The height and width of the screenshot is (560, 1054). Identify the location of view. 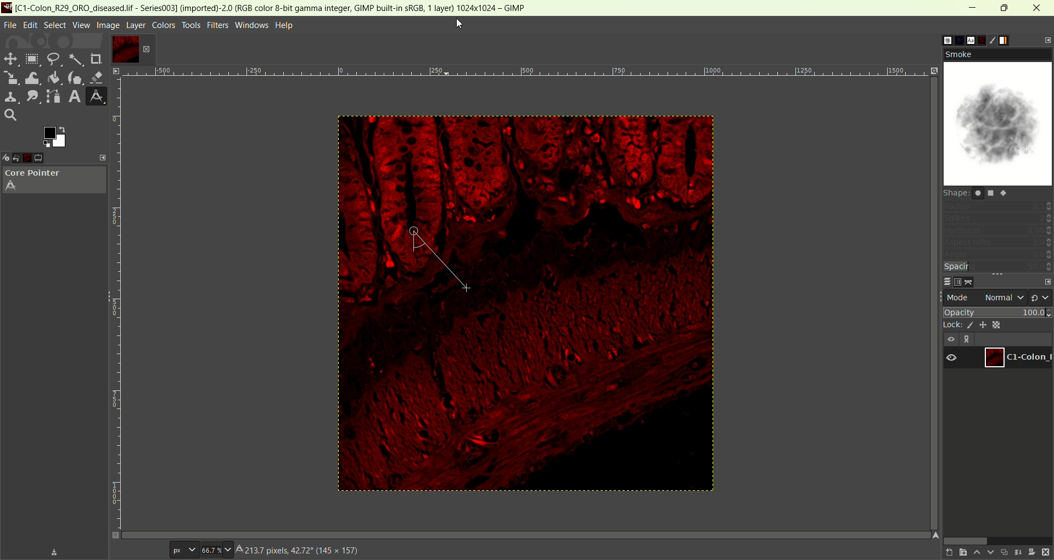
(81, 25).